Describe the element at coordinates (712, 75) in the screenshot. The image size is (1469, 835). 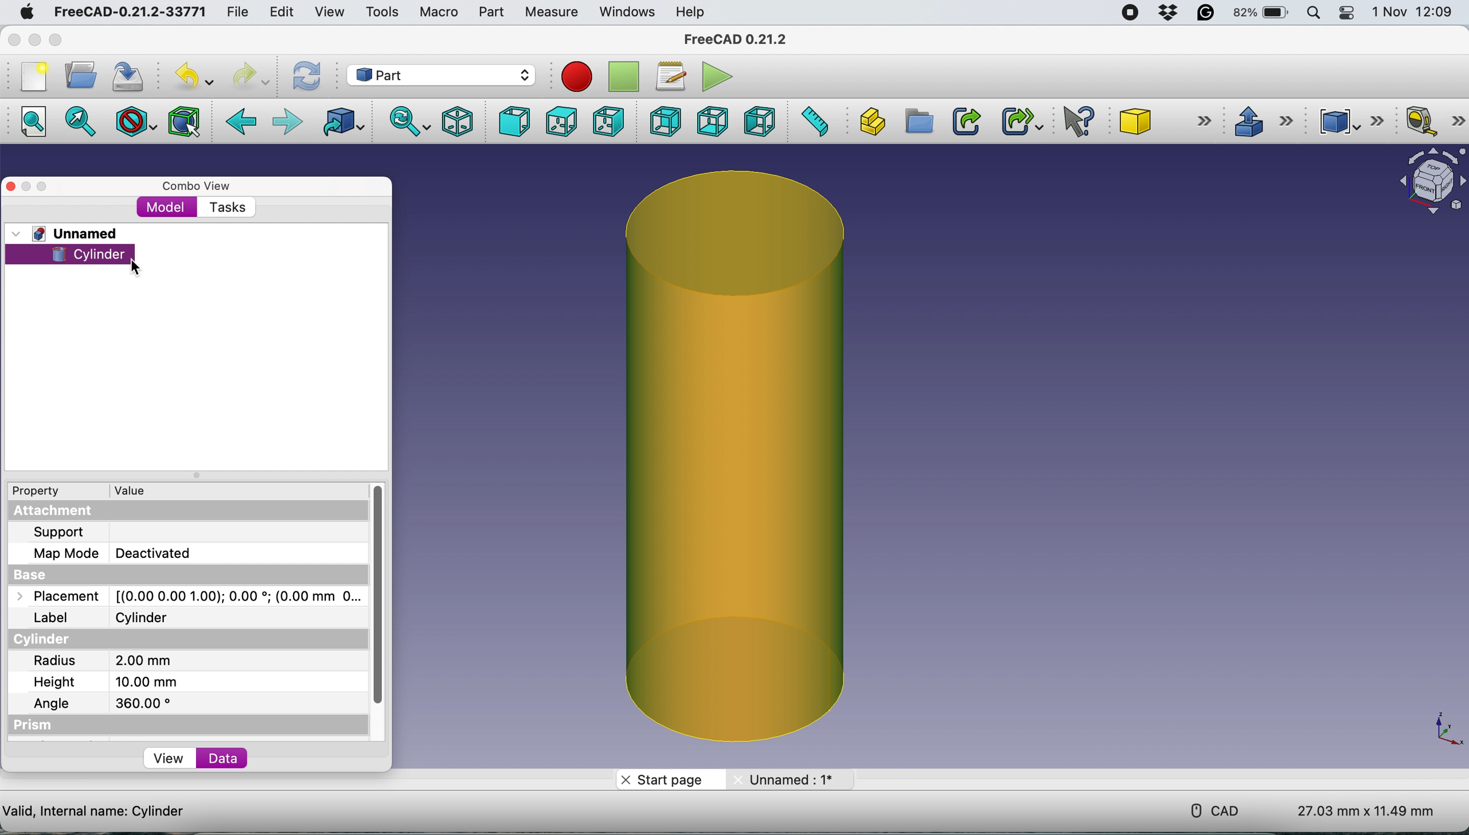
I see `execute macros` at that location.